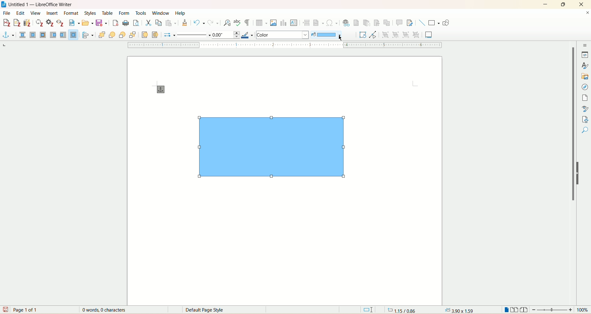  Describe the element at coordinates (369, 310) in the screenshot. I see `standard selection` at that location.